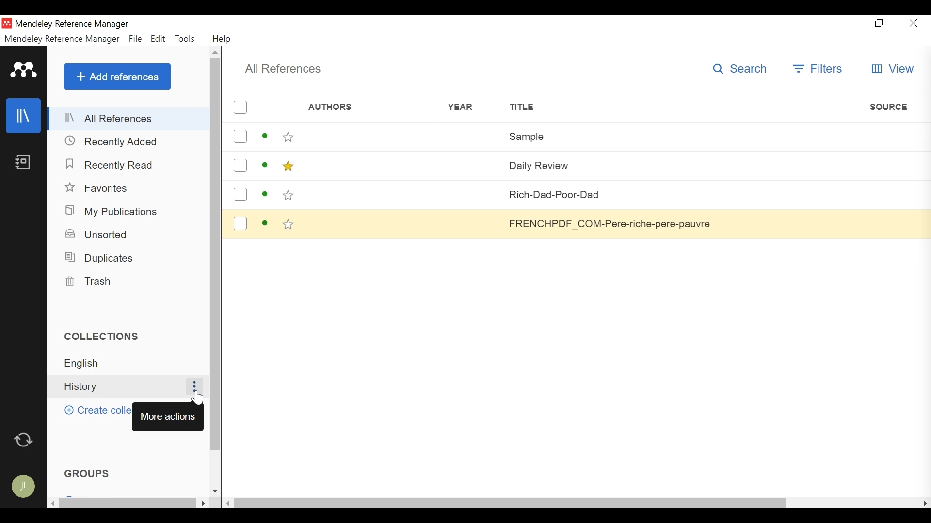 This screenshot has width=931, height=523. Describe the element at coordinates (95, 410) in the screenshot. I see `Create Collecion` at that location.